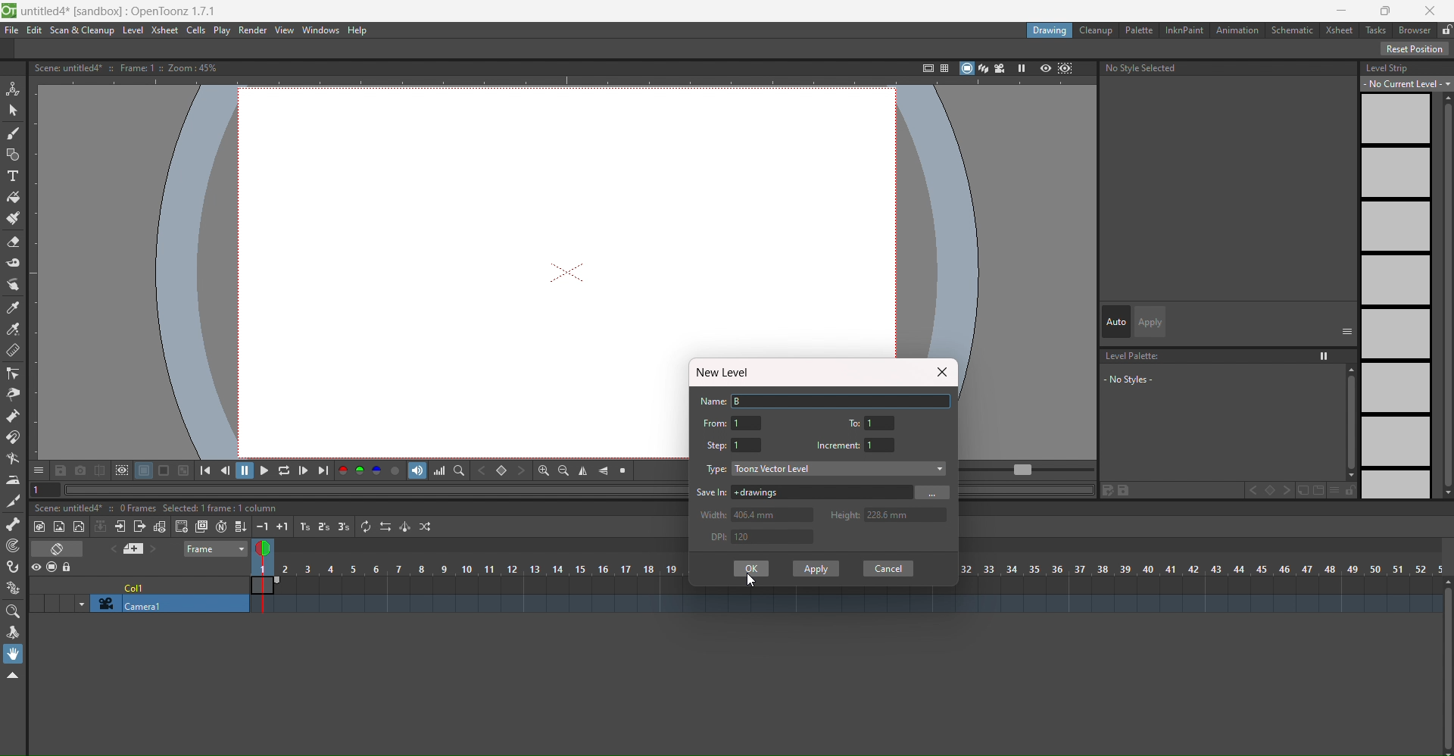  What do you see at coordinates (14, 437) in the screenshot?
I see `magnet tool` at bounding box center [14, 437].